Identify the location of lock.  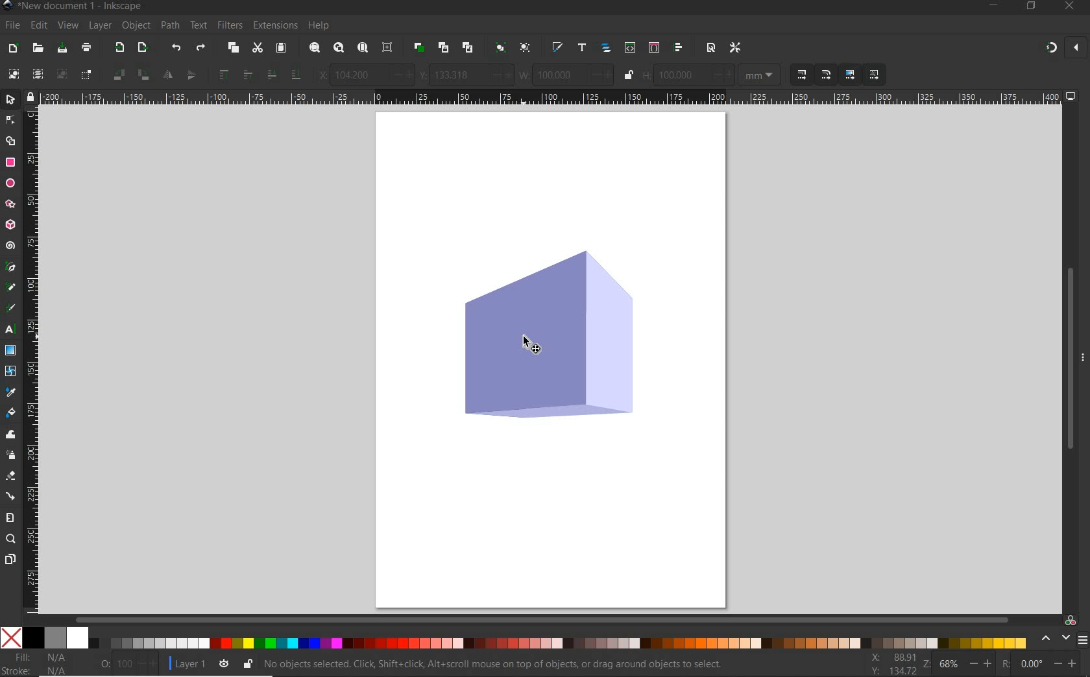
(29, 96).